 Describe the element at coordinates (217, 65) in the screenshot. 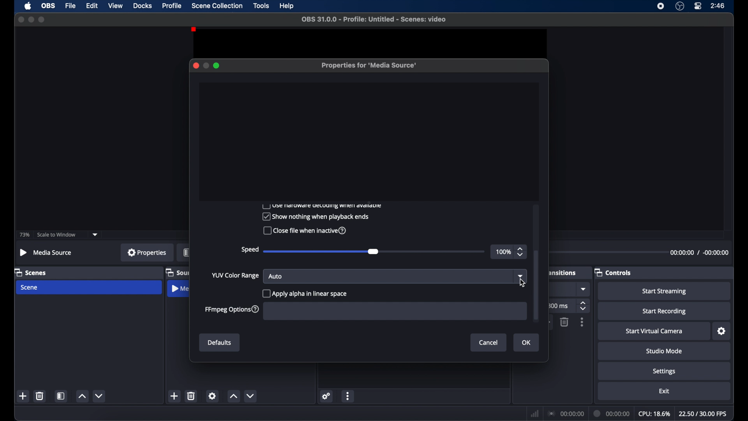

I see `maximize` at that location.